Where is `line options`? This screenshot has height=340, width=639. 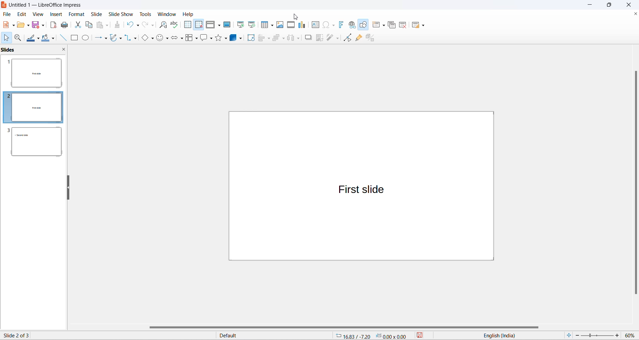 line options is located at coordinates (107, 38).